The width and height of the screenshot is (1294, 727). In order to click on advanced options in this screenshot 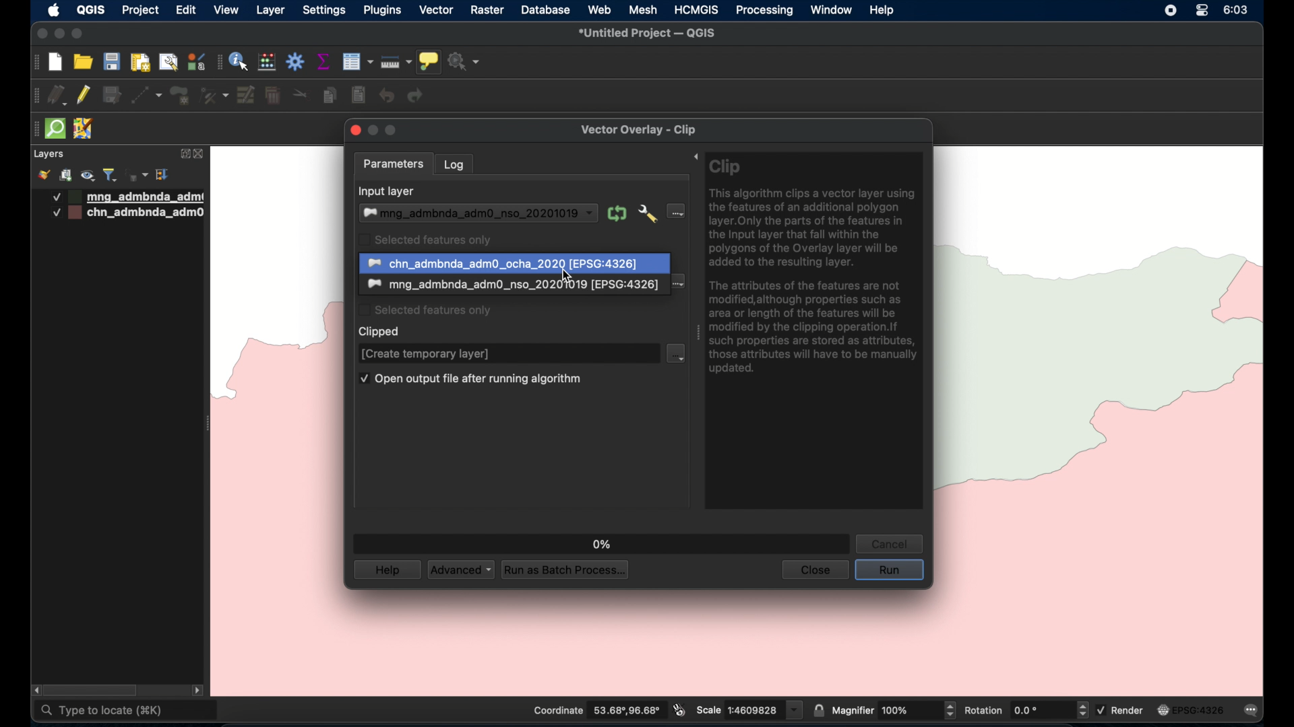, I will do `click(647, 214)`.